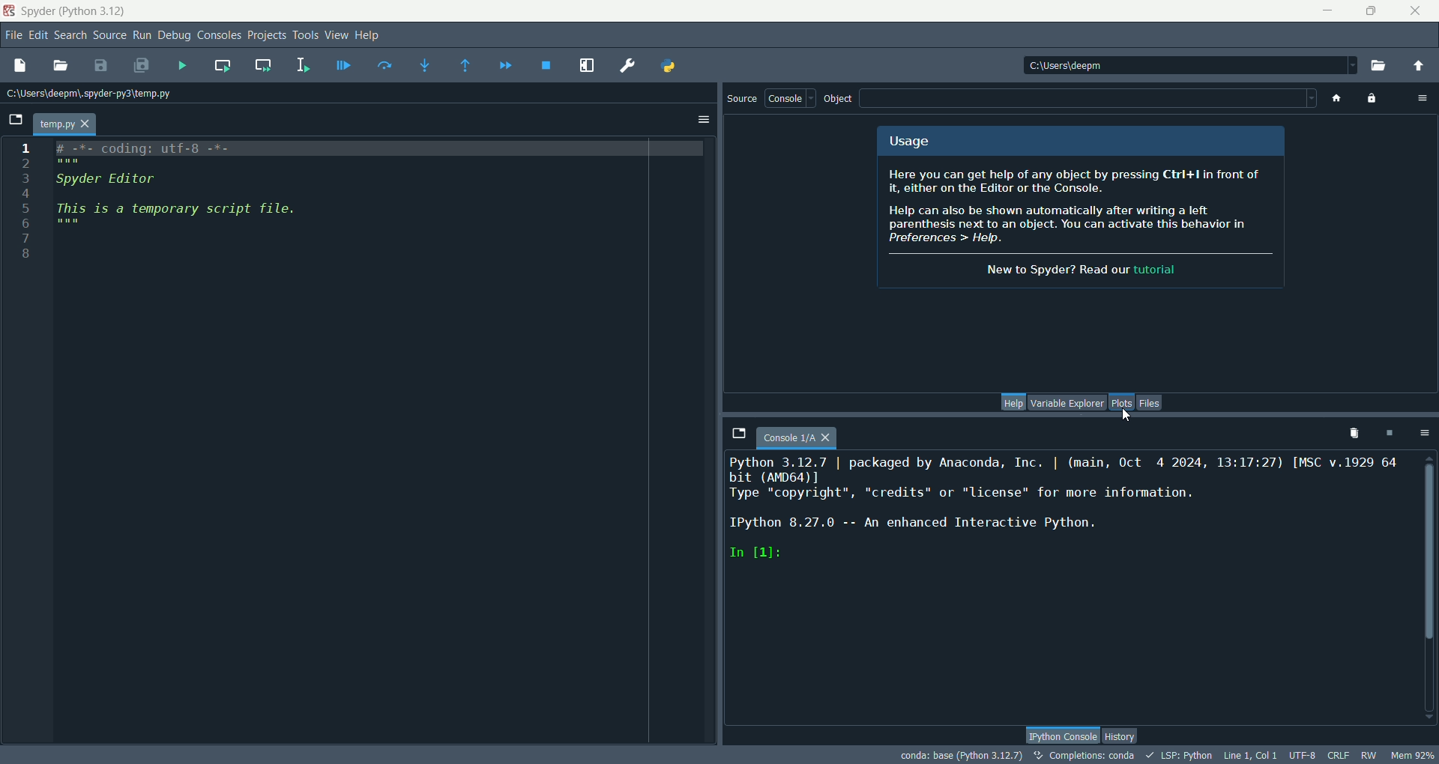 The height and width of the screenshot is (764, 1439). I want to click on IPython console, so click(1064, 736).